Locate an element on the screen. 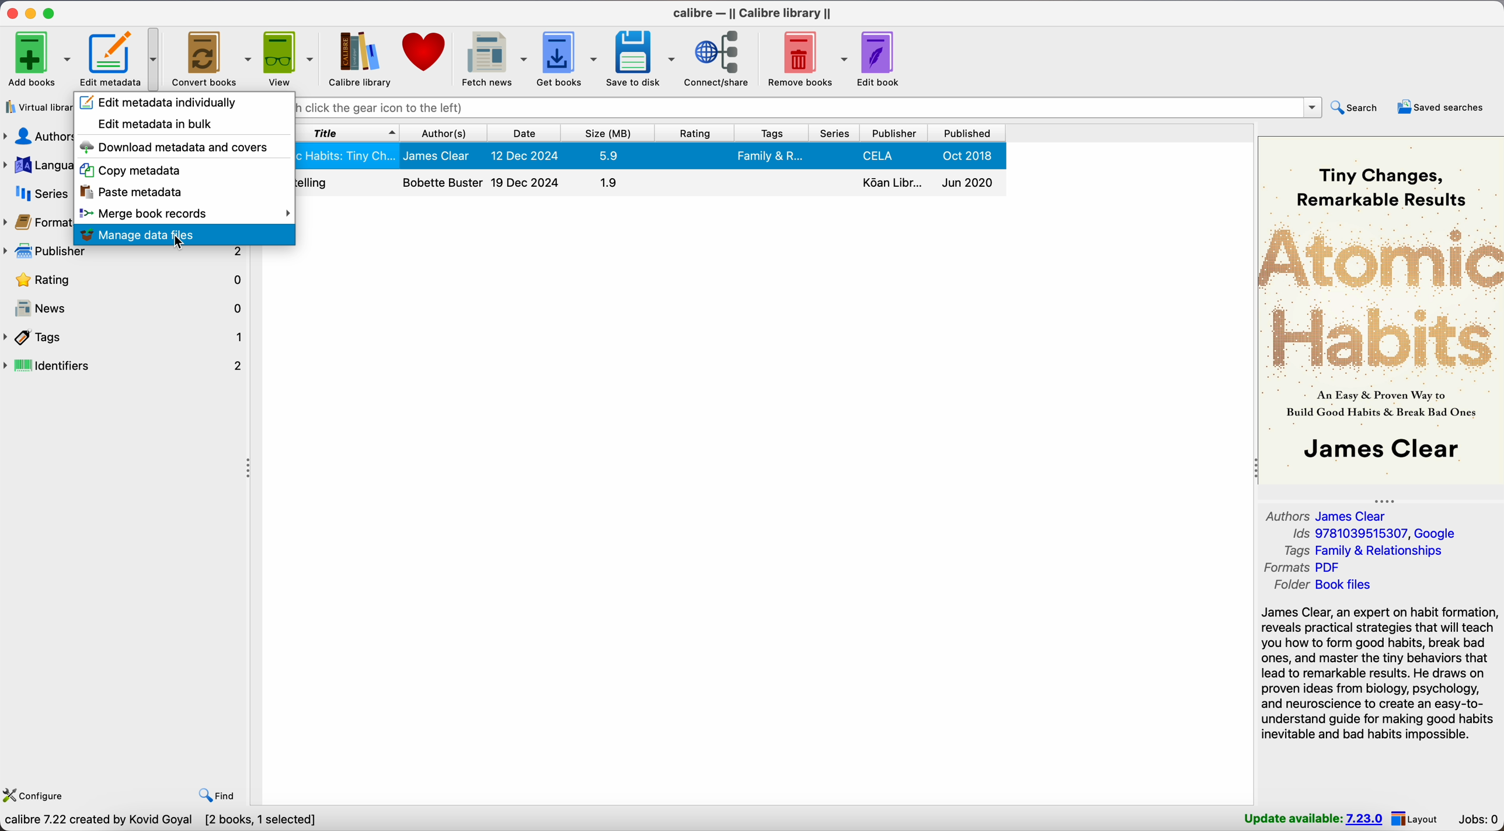 The width and height of the screenshot is (1504, 831). publisher is located at coordinates (896, 134).